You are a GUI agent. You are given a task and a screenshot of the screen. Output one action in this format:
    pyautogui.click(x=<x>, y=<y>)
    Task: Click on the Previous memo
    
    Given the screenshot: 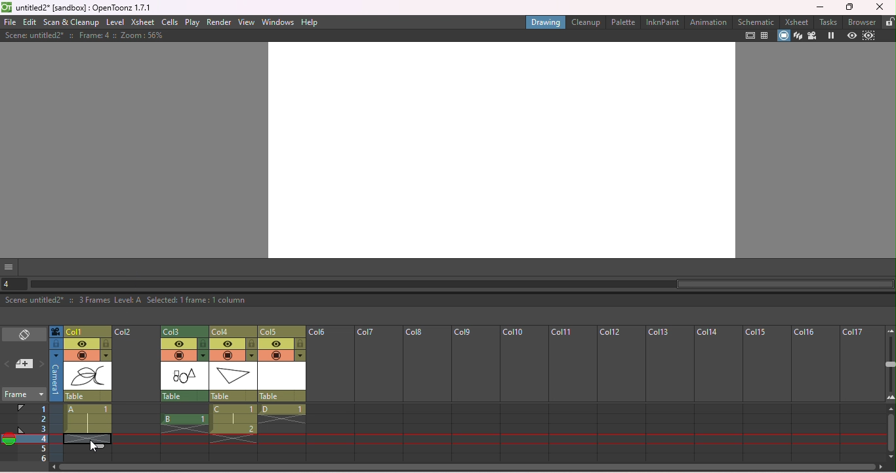 What is the action you would take?
    pyautogui.click(x=8, y=366)
    